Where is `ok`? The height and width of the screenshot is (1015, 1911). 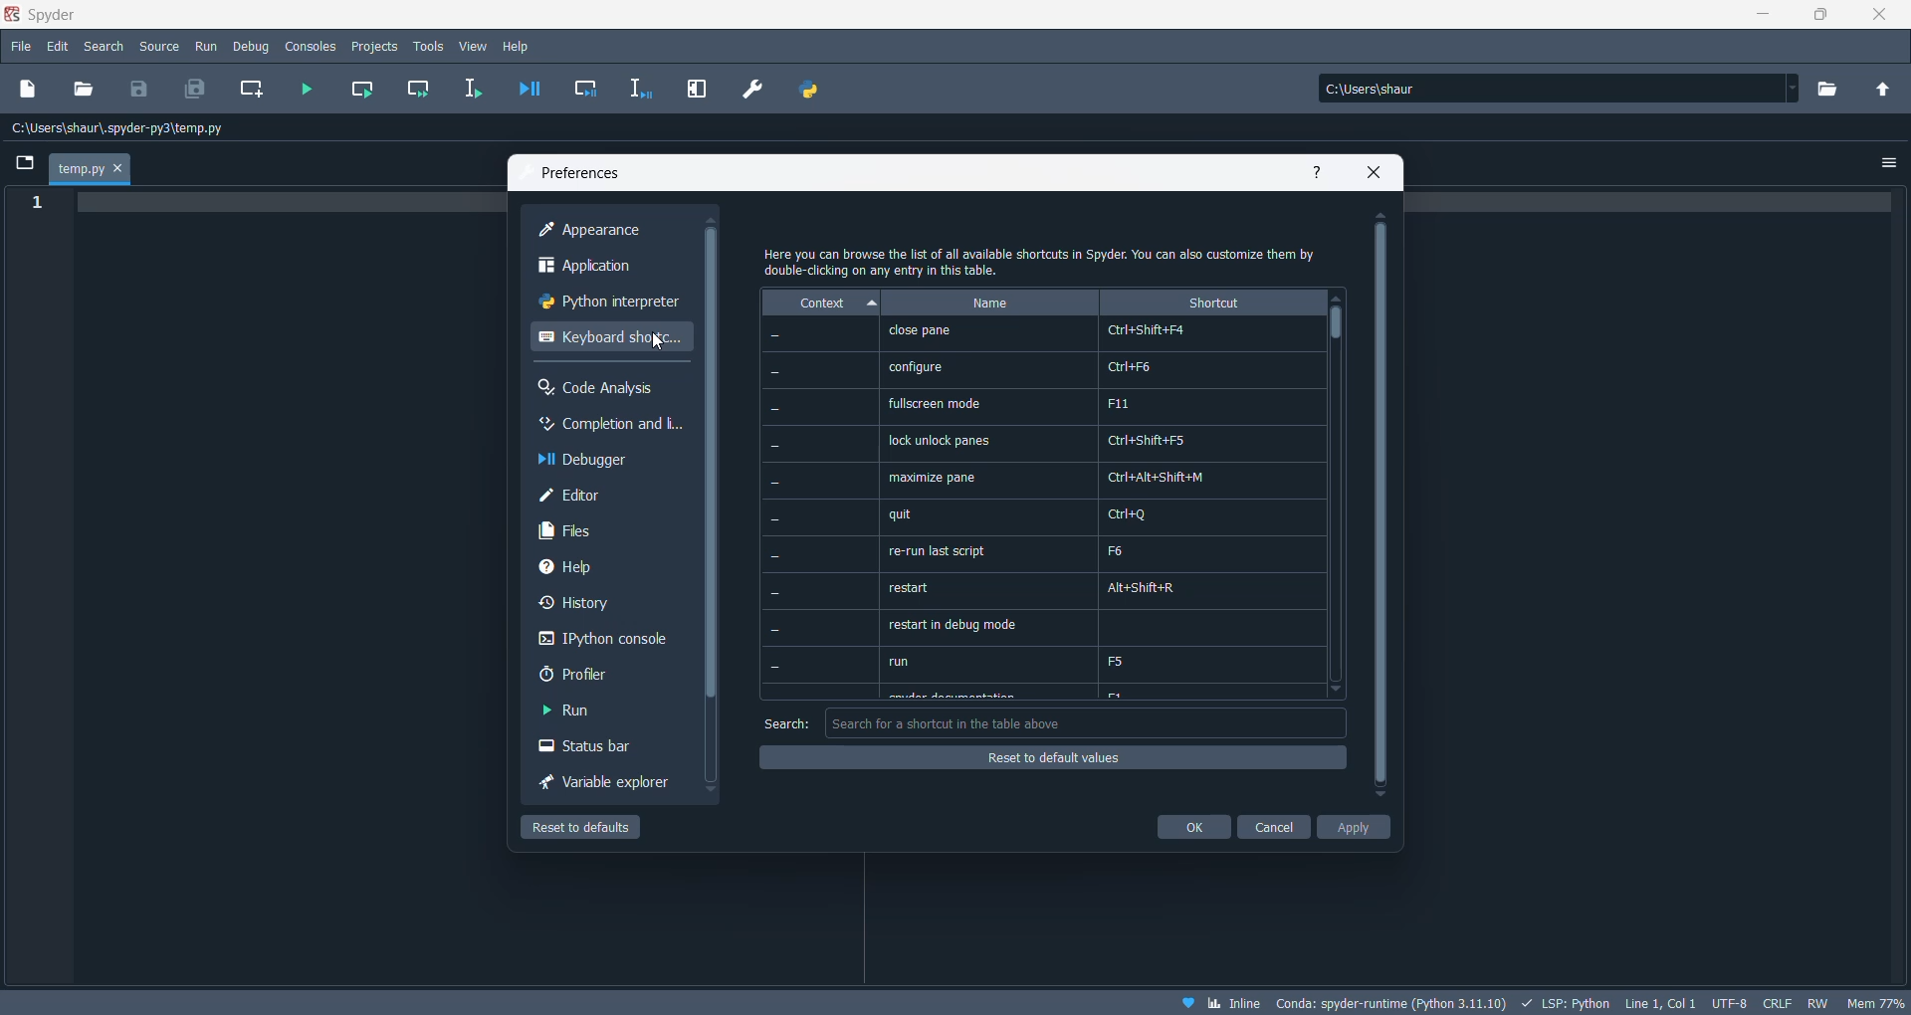 ok is located at coordinates (1190, 827).